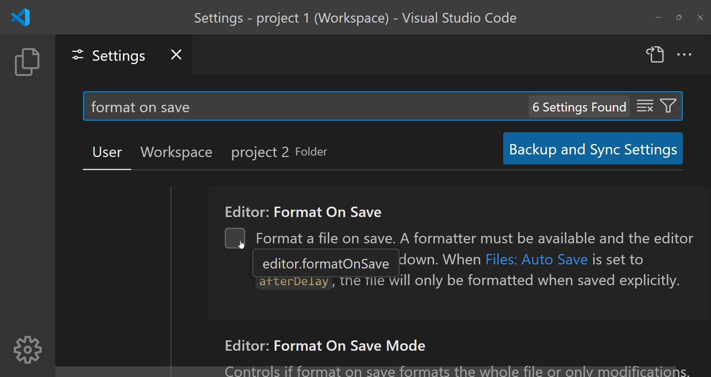 This screenshot has height=377, width=711. Describe the element at coordinates (679, 17) in the screenshot. I see `maximize` at that location.